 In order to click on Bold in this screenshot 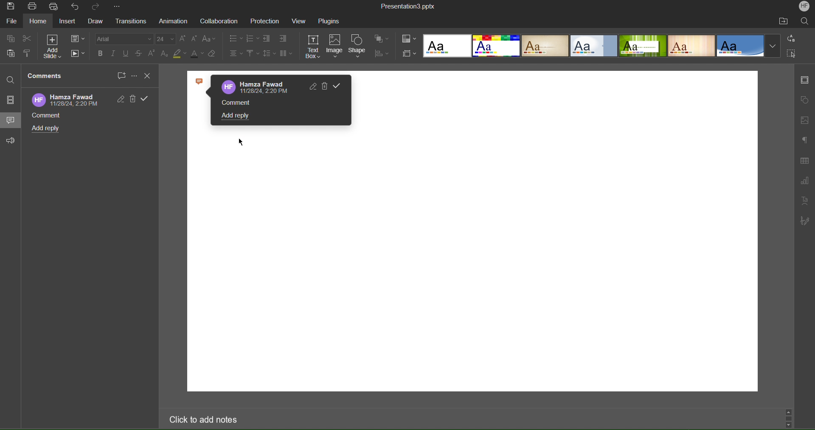, I will do `click(101, 53)`.